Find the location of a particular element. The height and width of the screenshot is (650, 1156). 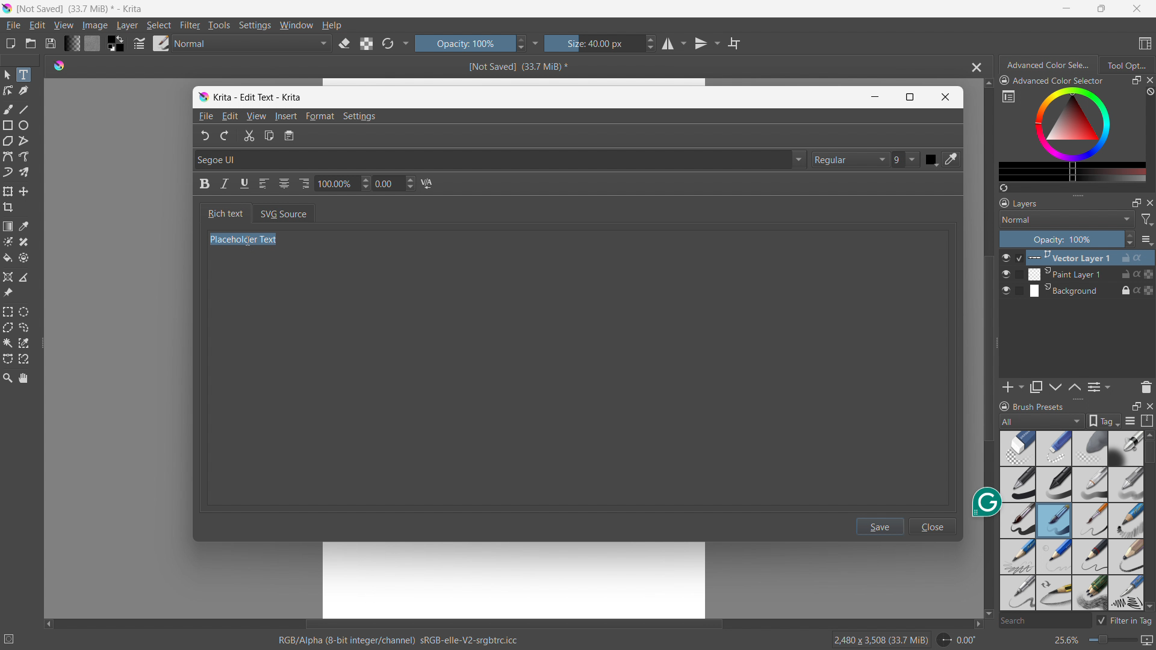

maximize is located at coordinates (1136, 202).